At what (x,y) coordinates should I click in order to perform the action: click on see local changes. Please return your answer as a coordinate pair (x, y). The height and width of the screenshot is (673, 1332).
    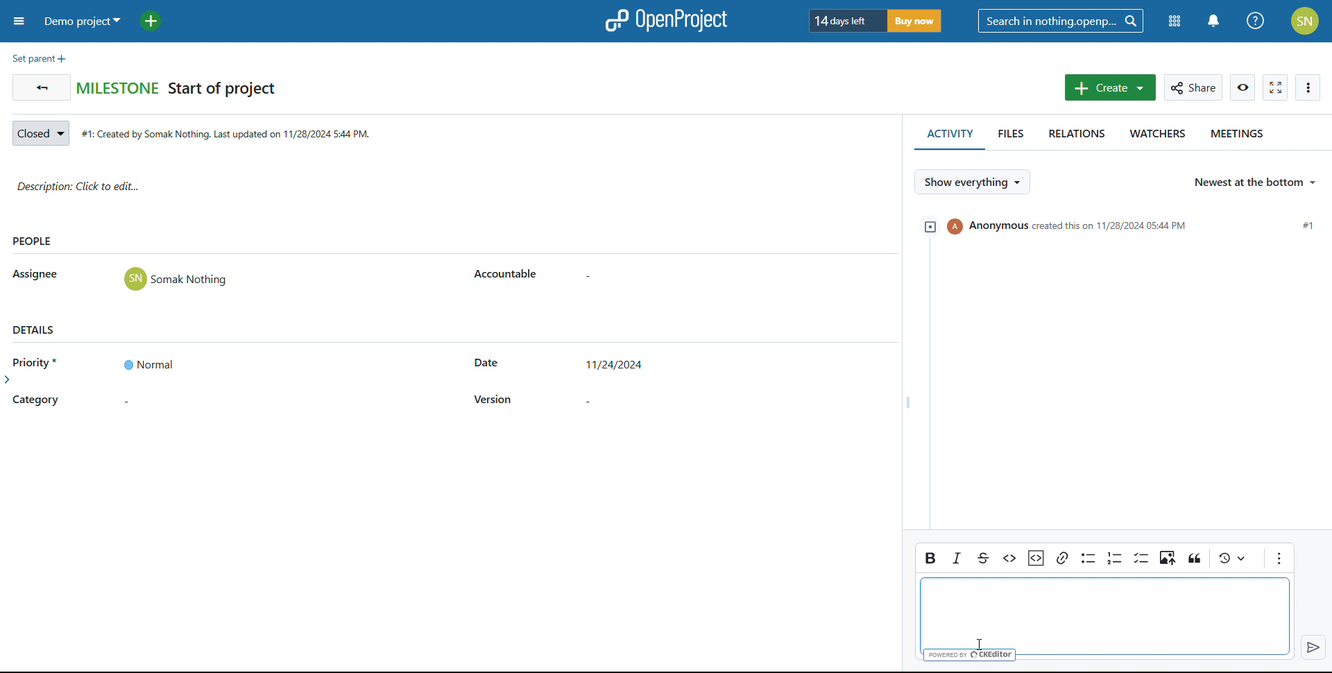
    Looking at the image, I should click on (1195, 559).